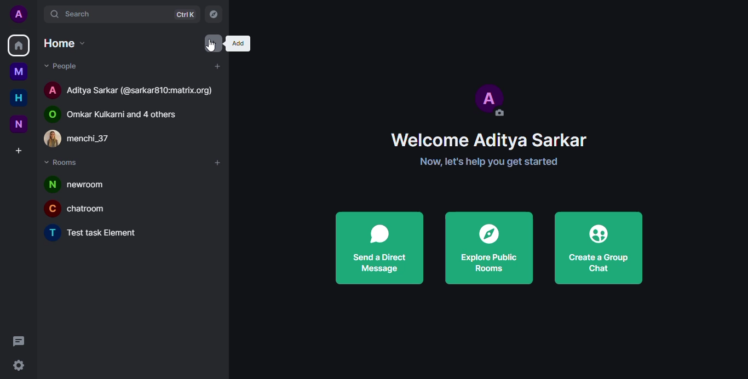  I want to click on home, so click(19, 45).